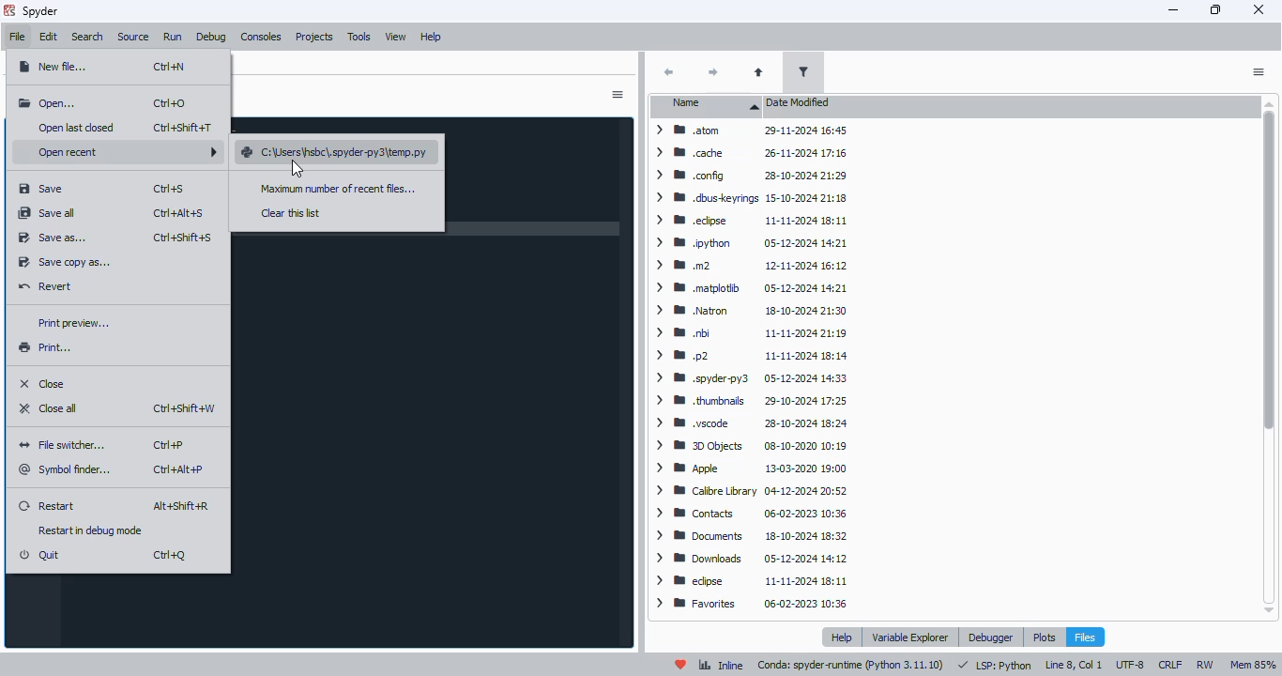 The width and height of the screenshot is (1282, 676). I want to click on projects, so click(313, 38).